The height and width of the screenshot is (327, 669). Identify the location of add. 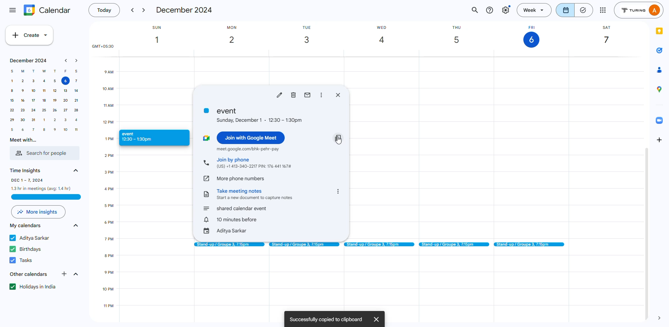
(65, 274).